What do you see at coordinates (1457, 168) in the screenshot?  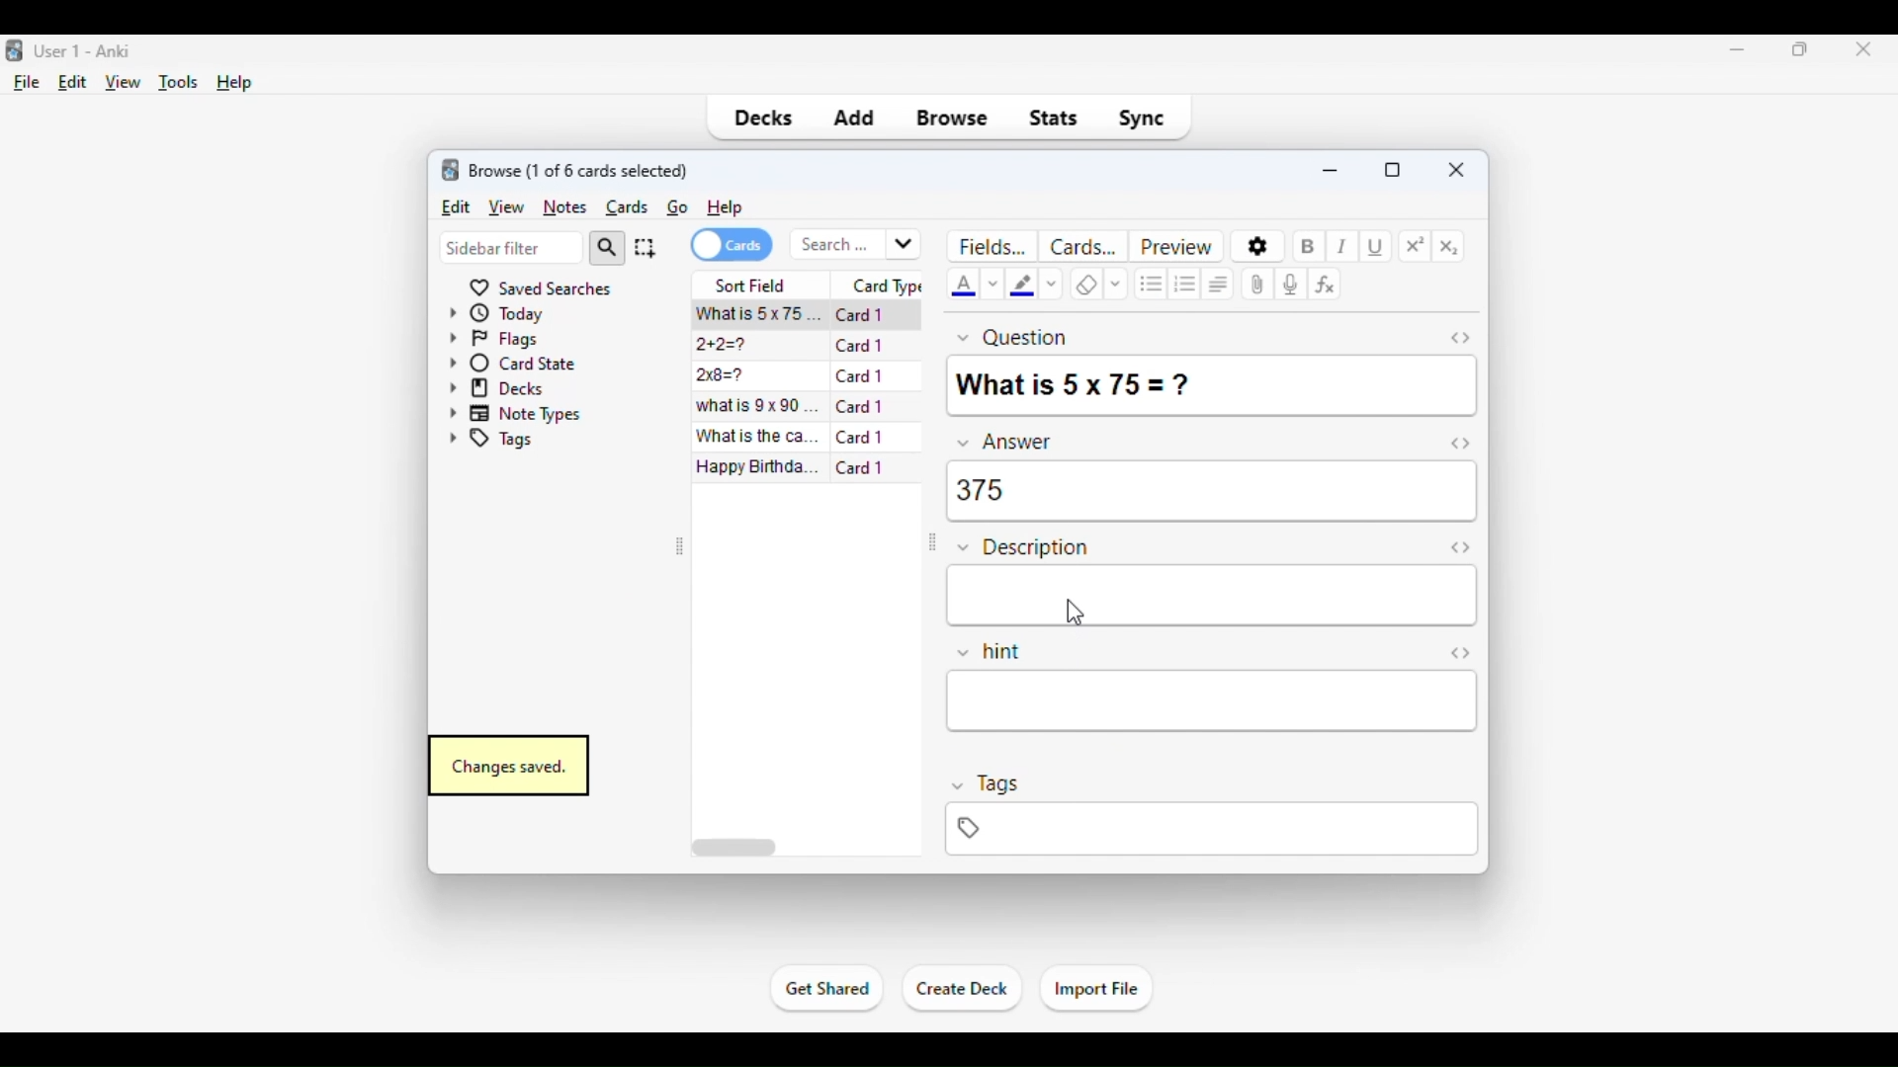 I see `close` at bounding box center [1457, 168].